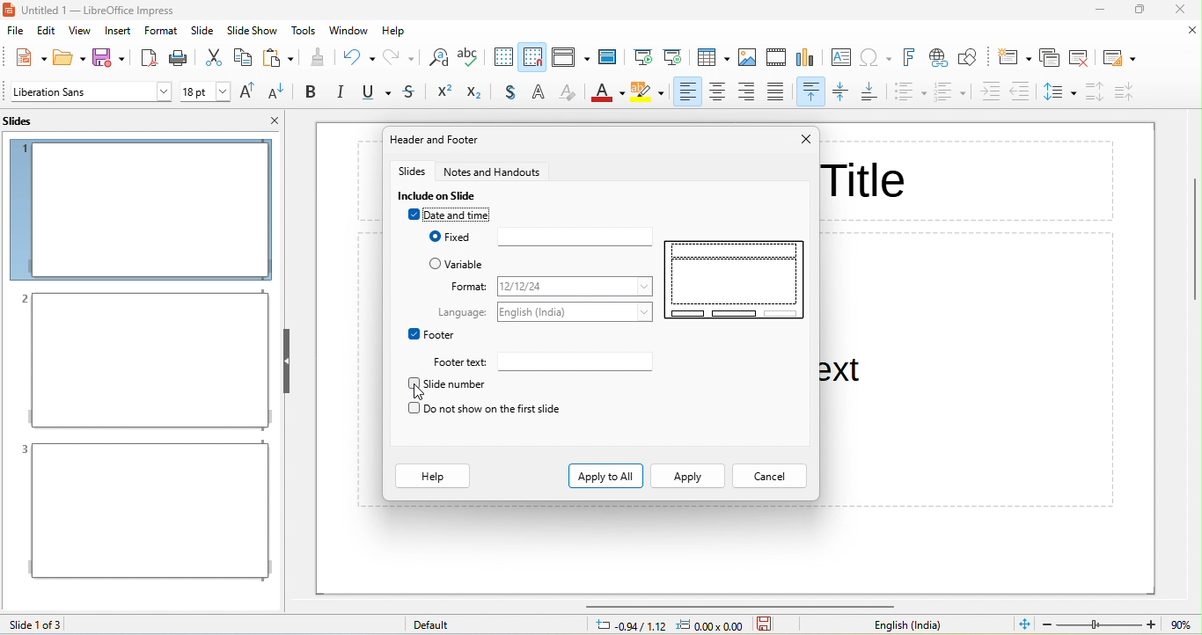 The height and width of the screenshot is (635, 1202). I want to click on edit, so click(49, 33).